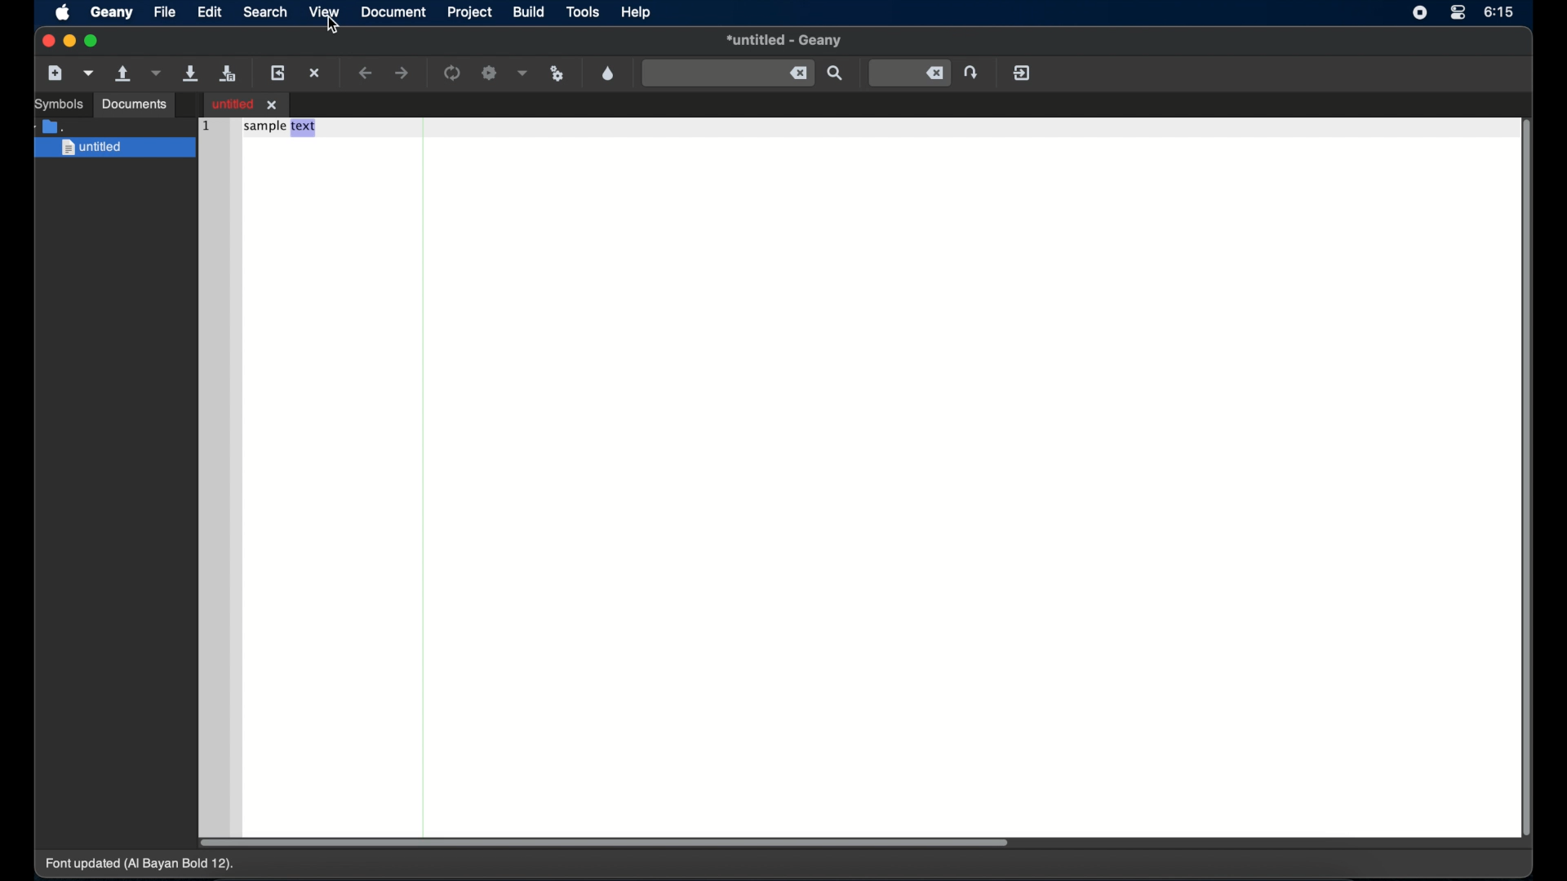  I want to click on untitled, so click(784, 42).